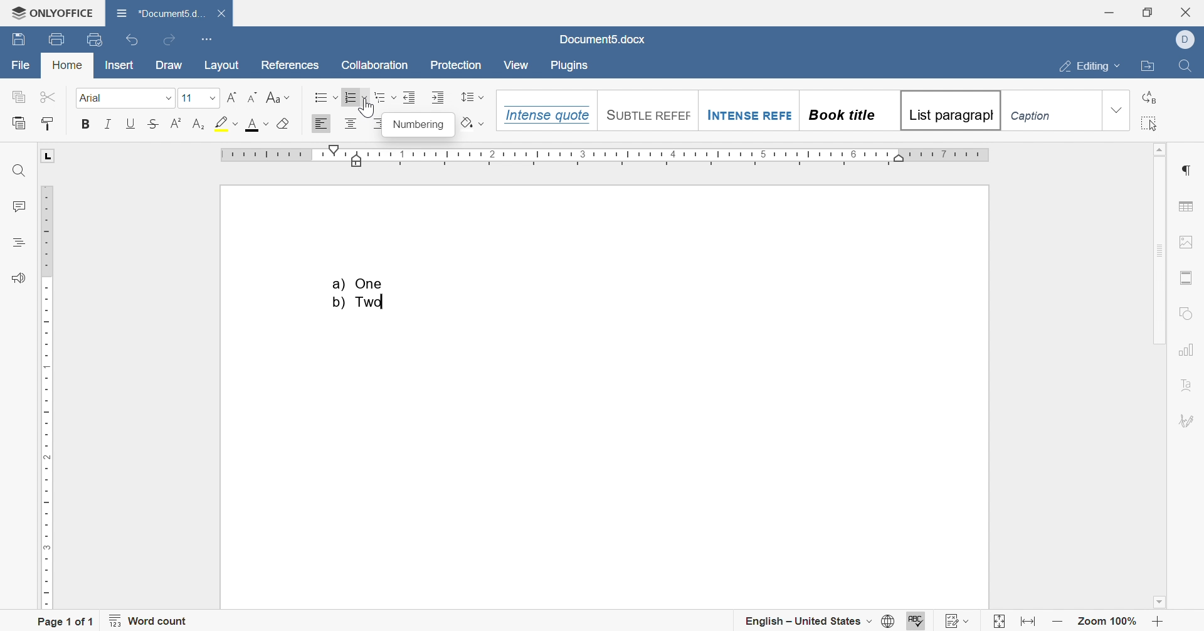 Image resolution: width=1204 pixels, height=631 pixels. What do you see at coordinates (999, 622) in the screenshot?
I see `fit to slide` at bounding box center [999, 622].